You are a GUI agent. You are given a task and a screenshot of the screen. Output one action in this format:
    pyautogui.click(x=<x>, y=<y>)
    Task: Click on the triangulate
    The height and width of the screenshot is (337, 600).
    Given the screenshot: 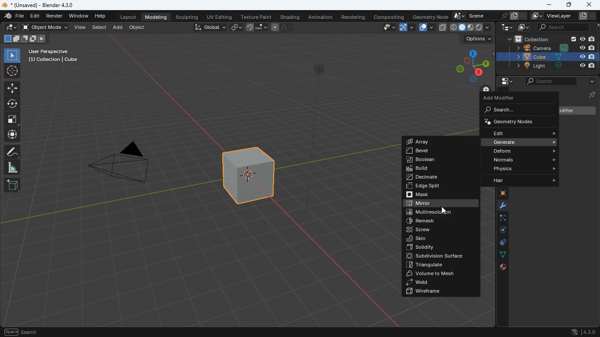 What is the action you would take?
    pyautogui.click(x=439, y=265)
    